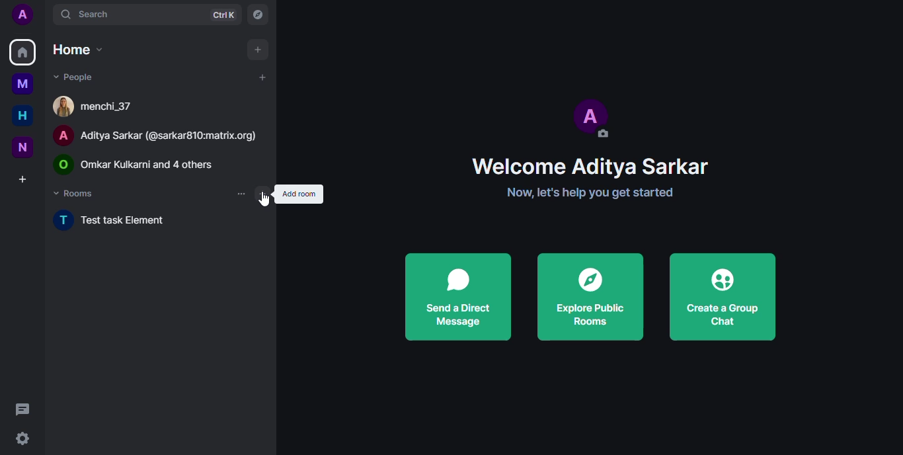 The image size is (903, 455). Describe the element at coordinates (258, 48) in the screenshot. I see `add` at that location.